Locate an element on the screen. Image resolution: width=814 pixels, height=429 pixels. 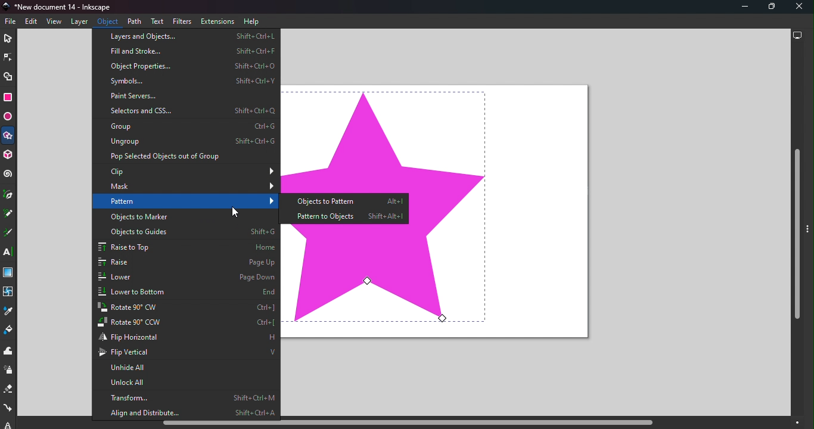
Fill and stroke is located at coordinates (193, 50).